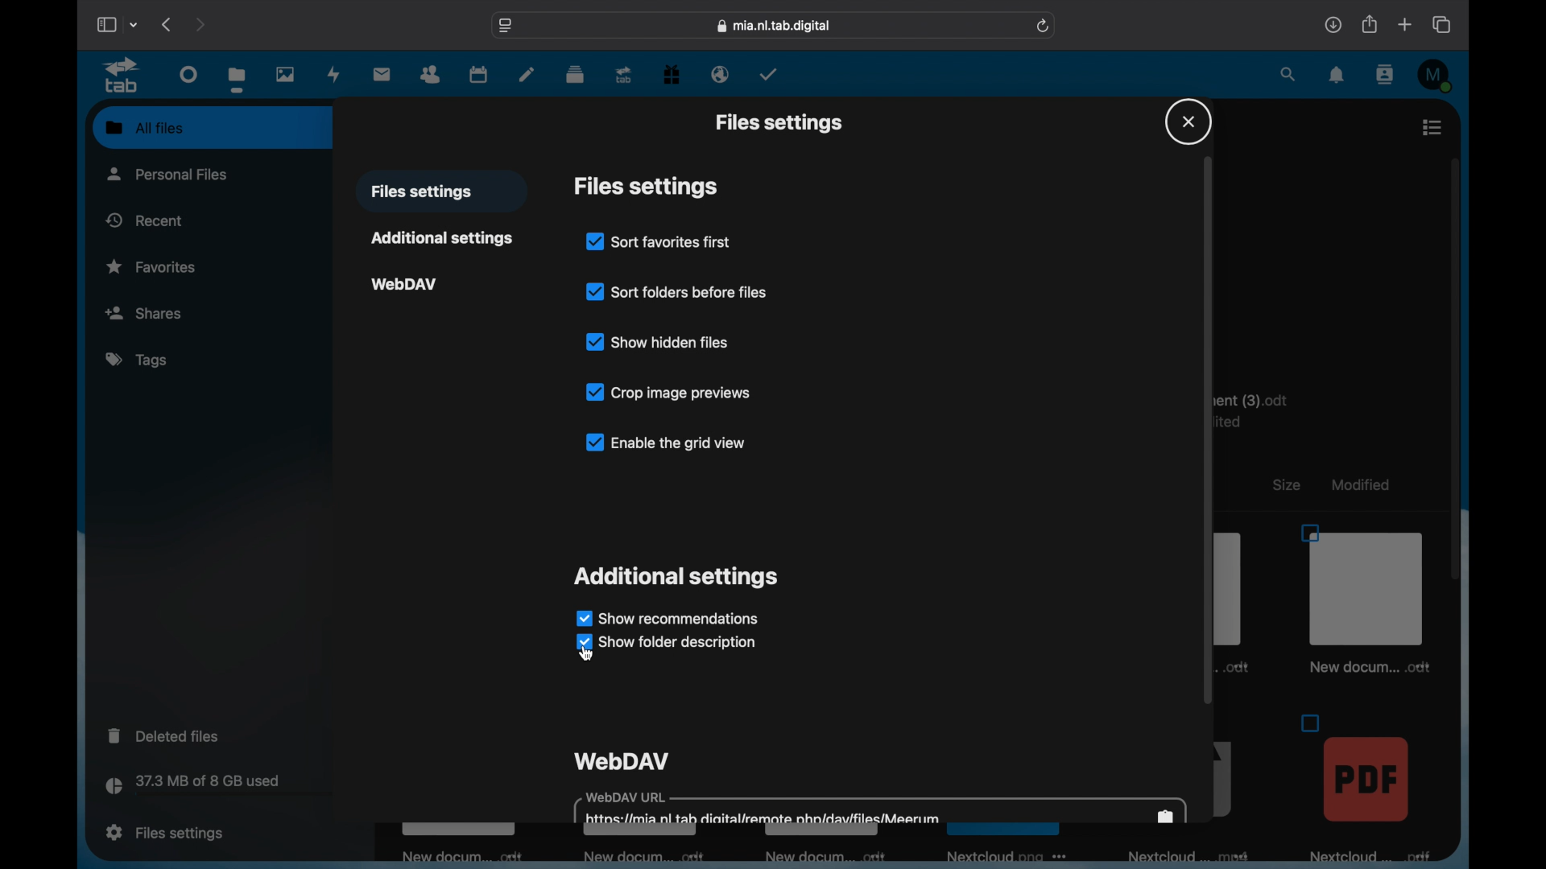 This screenshot has width=1546, height=869. Describe the element at coordinates (458, 854) in the screenshot. I see `new document` at that location.